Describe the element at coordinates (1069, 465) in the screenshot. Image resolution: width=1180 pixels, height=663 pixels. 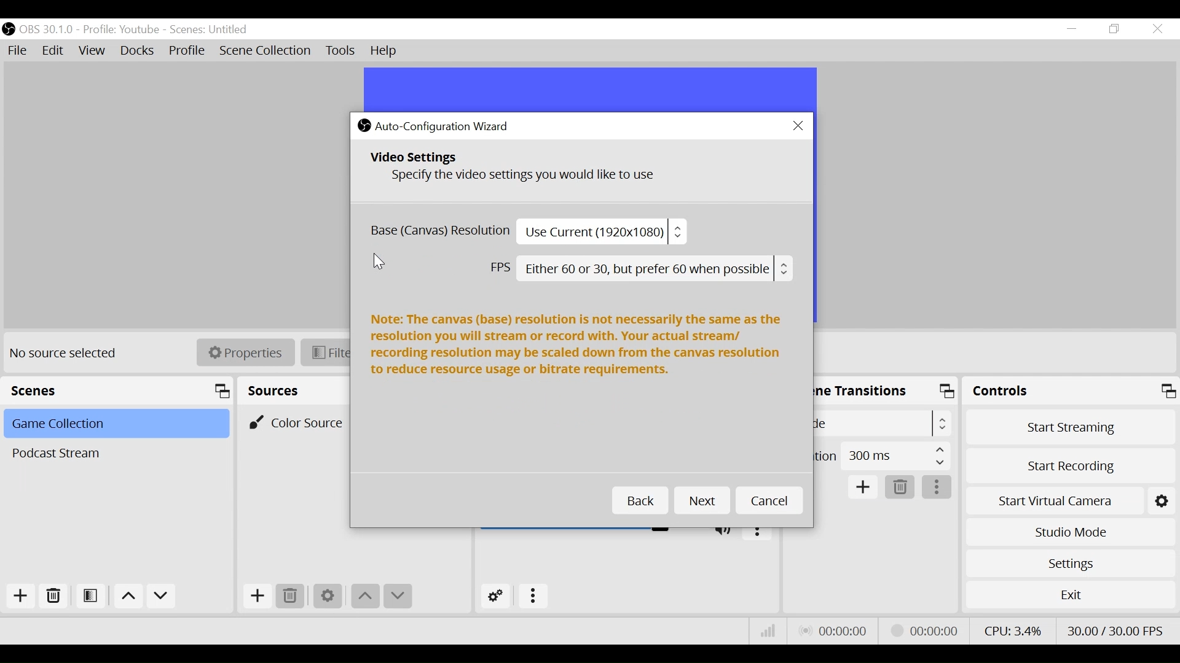
I see `Start Recording` at that location.